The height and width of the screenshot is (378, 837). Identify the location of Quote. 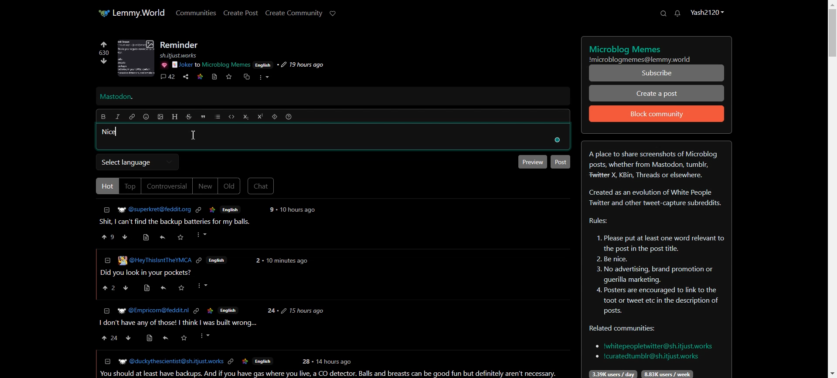
(203, 117).